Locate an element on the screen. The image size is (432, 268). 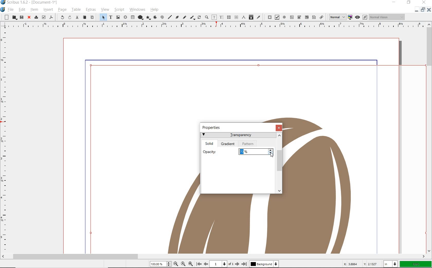
rotate item is located at coordinates (199, 17).